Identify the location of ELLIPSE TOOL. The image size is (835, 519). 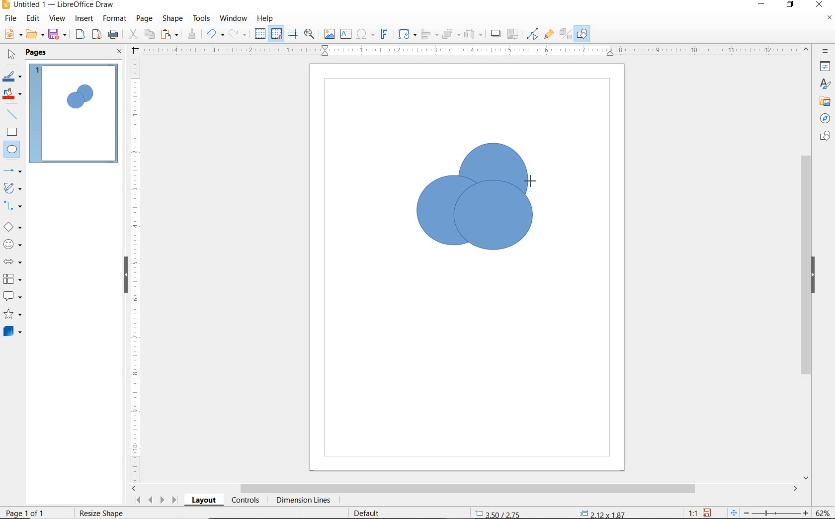
(456, 251).